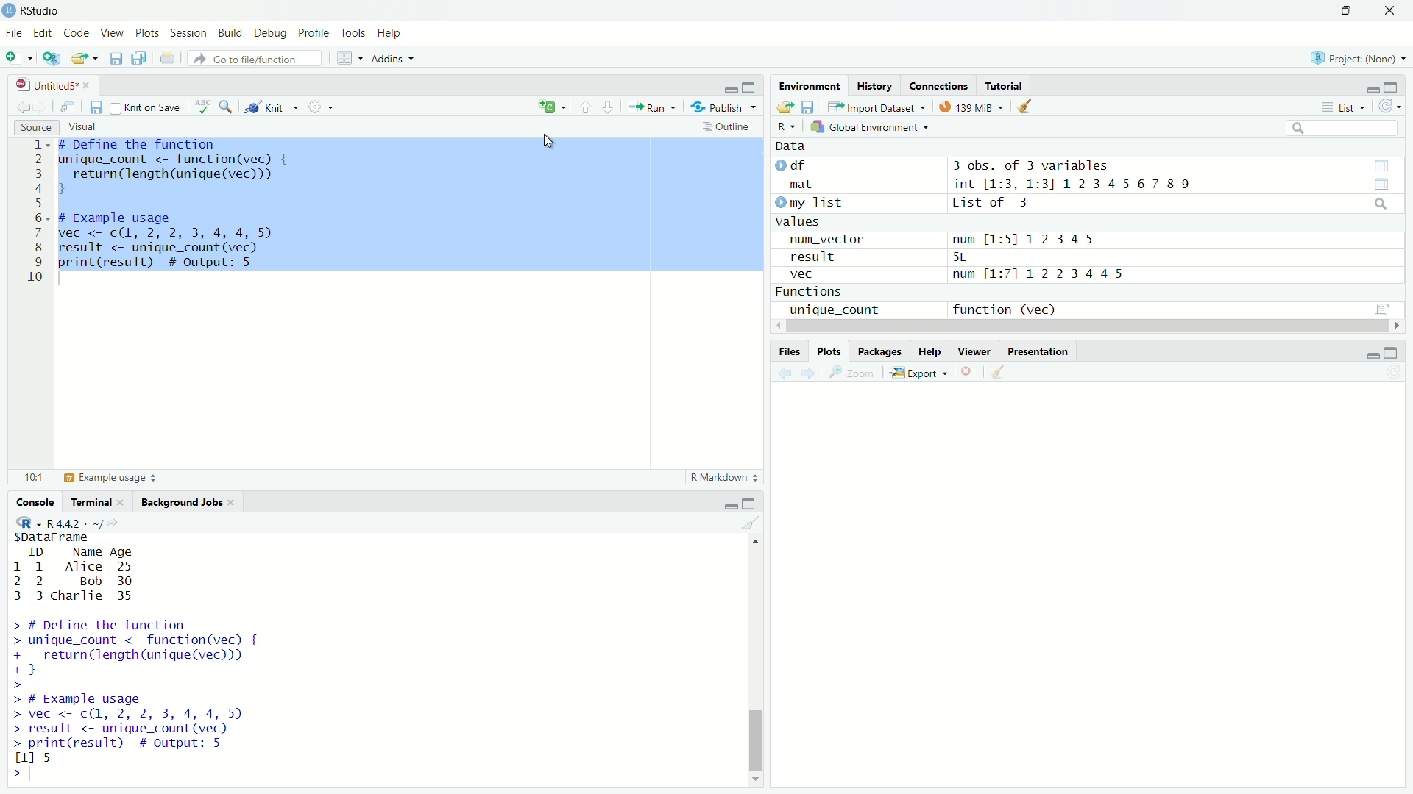 This screenshot has height=794, width=1413. What do you see at coordinates (1348, 11) in the screenshot?
I see `maximize` at bounding box center [1348, 11].